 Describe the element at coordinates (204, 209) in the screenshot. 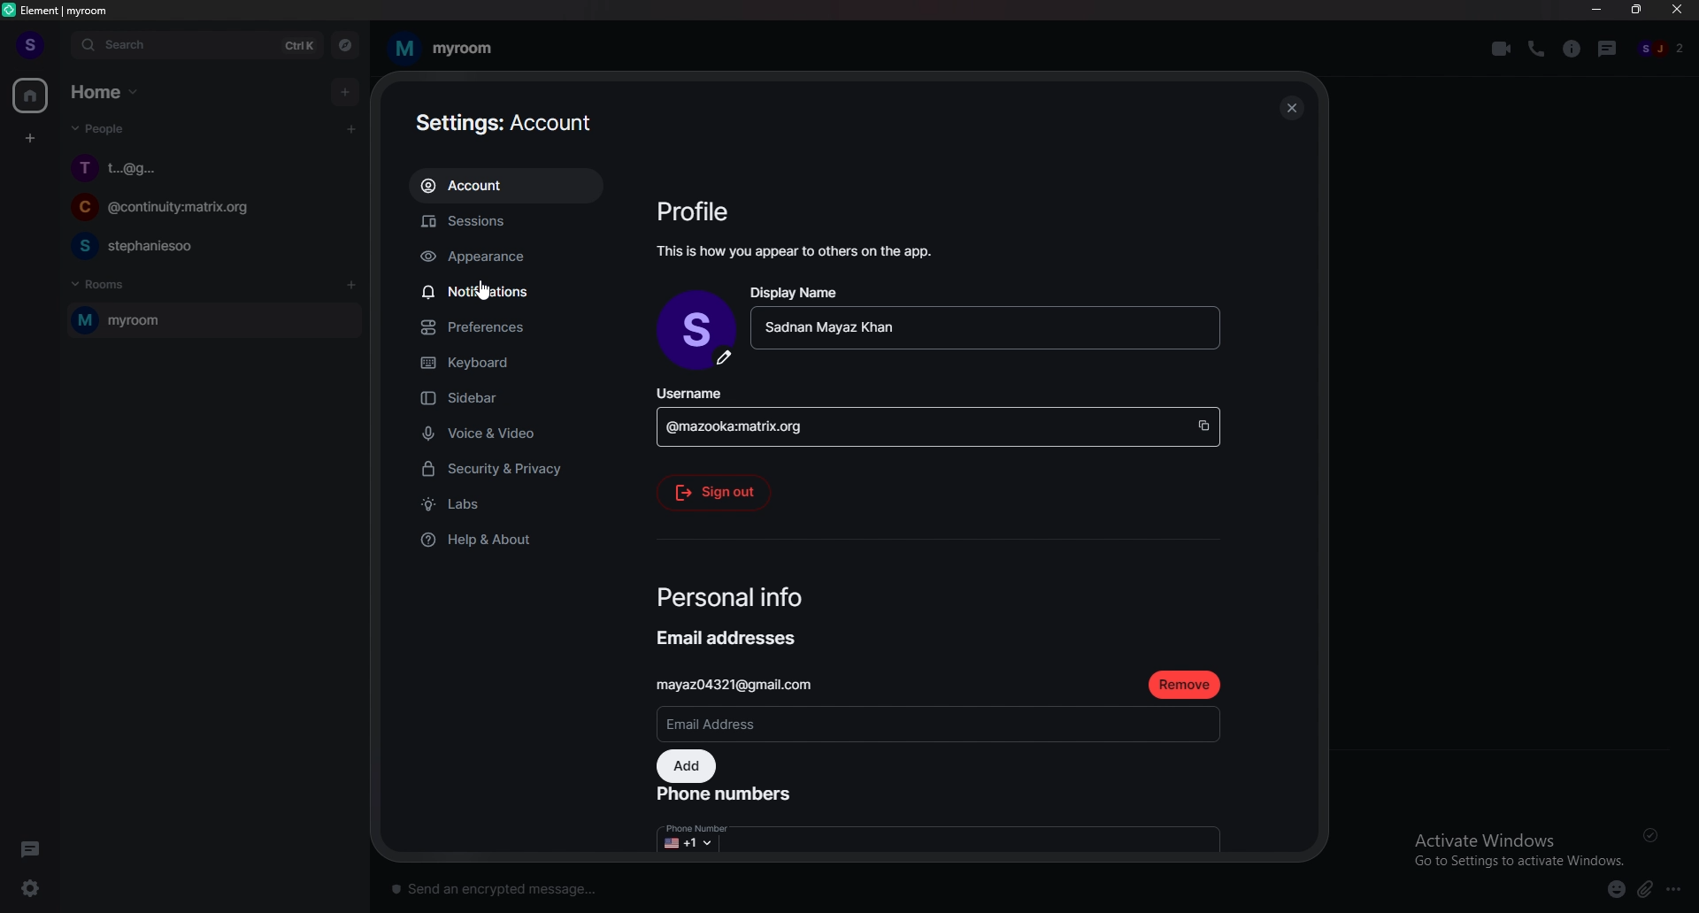

I see `chat` at that location.